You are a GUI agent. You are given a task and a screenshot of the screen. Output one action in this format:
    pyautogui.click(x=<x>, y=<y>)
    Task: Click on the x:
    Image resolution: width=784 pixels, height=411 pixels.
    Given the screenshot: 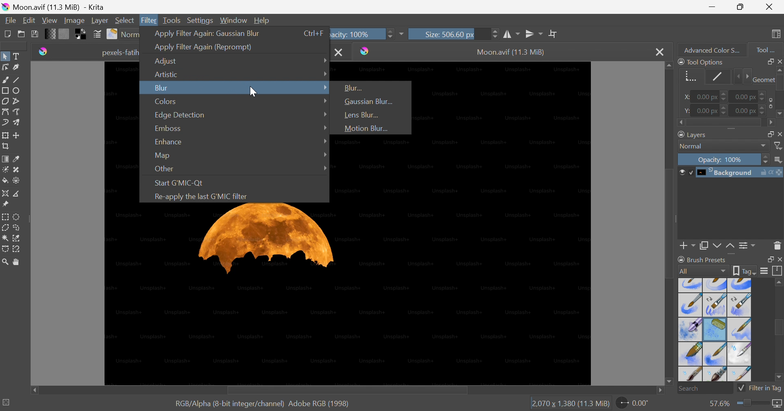 What is the action you would take?
    pyautogui.click(x=687, y=97)
    